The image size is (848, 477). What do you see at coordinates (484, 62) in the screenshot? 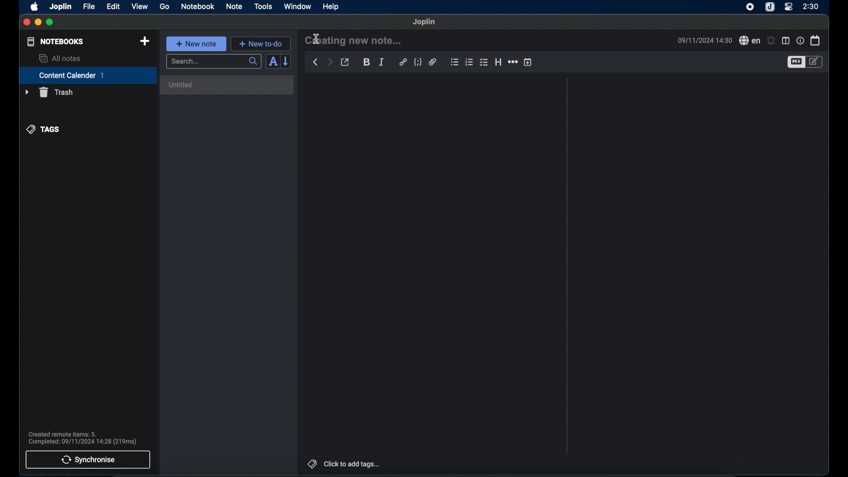
I see `checklist` at bounding box center [484, 62].